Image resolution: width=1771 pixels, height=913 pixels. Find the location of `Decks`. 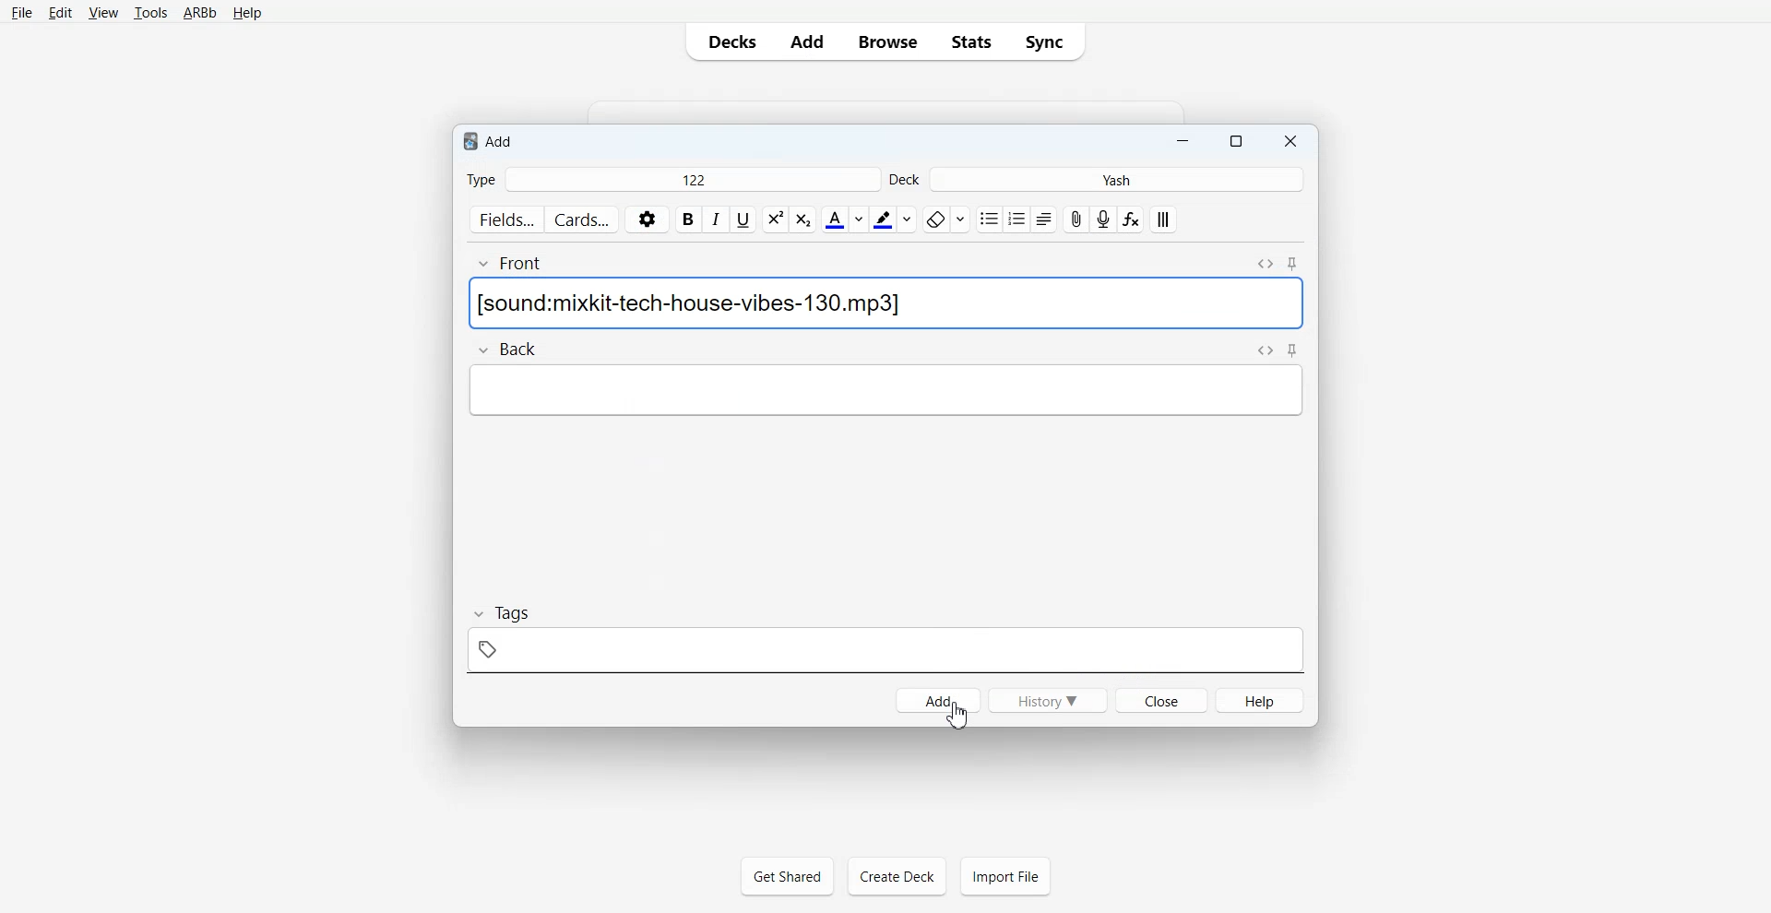

Decks is located at coordinates (729, 41).